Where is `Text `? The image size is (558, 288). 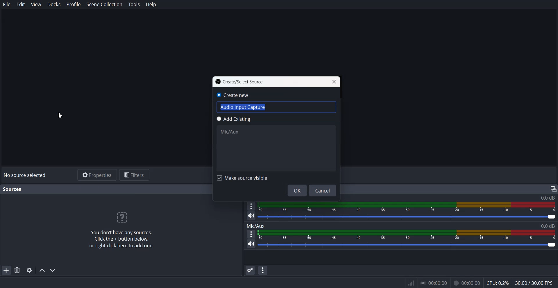 Text  is located at coordinates (239, 81).